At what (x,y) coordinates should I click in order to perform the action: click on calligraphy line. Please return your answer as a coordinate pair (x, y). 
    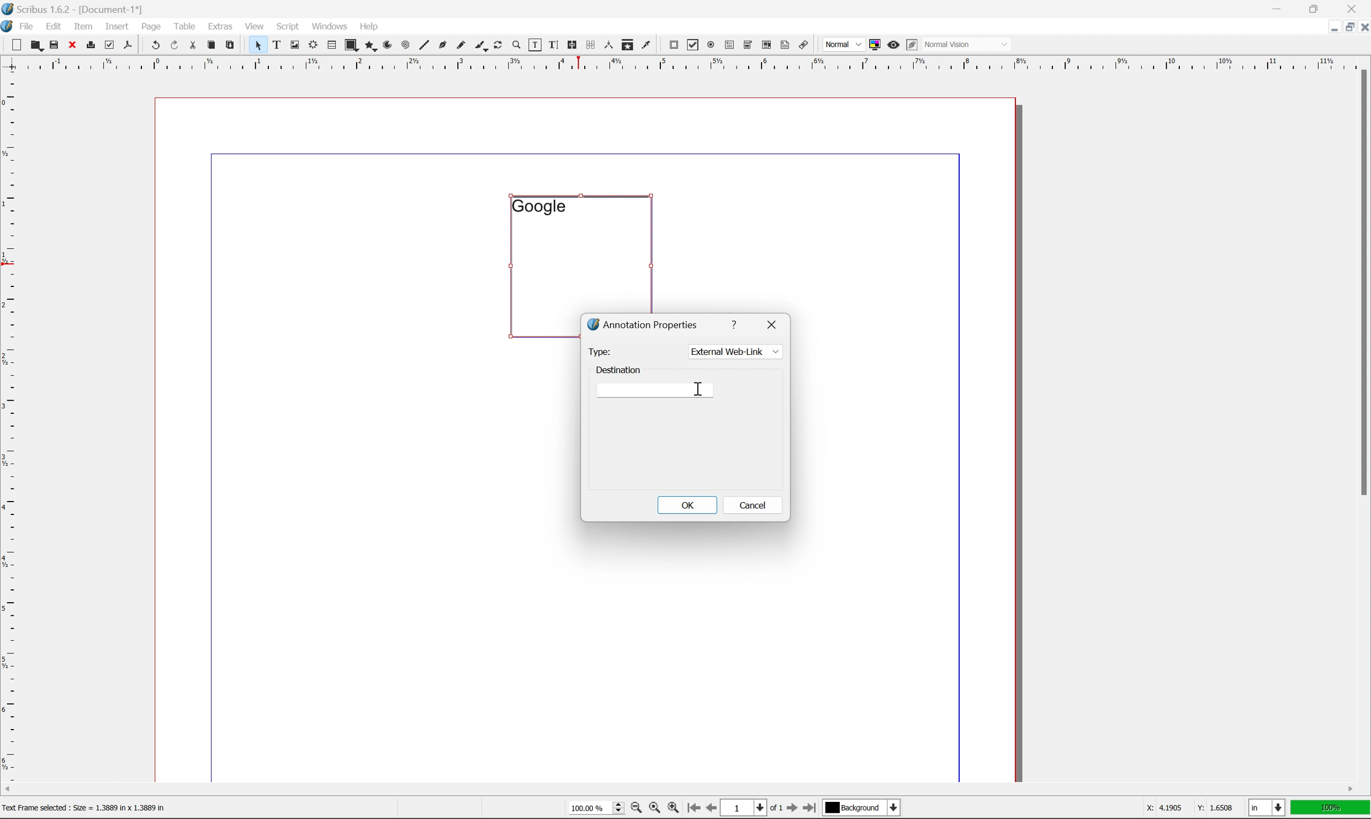
    Looking at the image, I should click on (481, 44).